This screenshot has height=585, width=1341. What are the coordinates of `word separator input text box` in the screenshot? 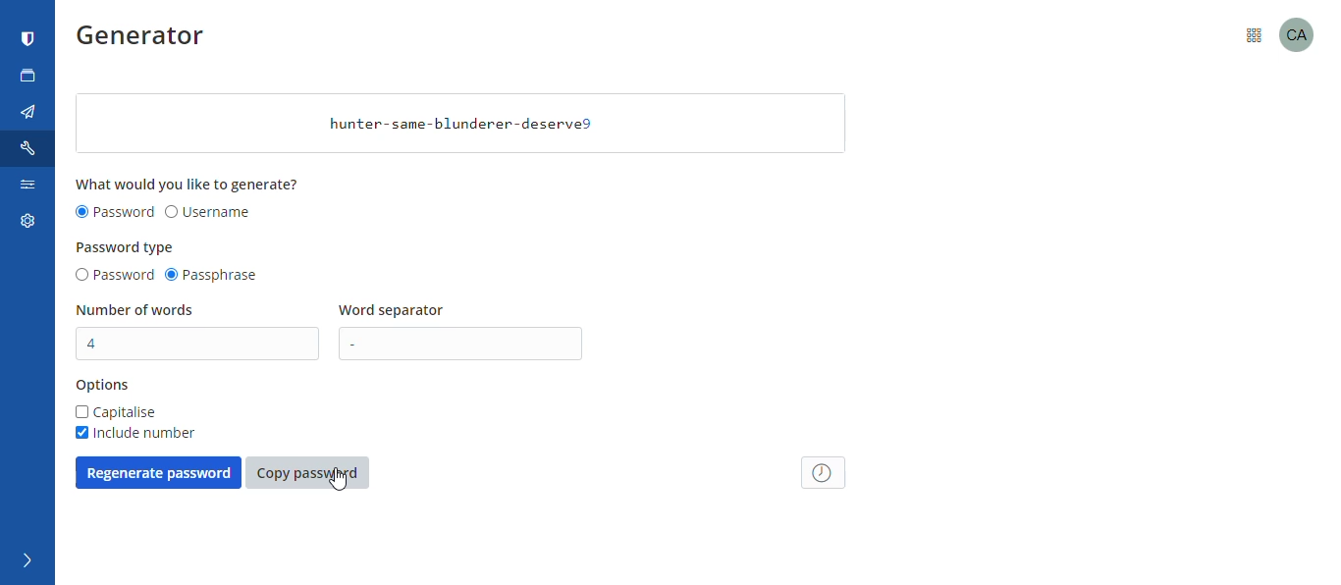 It's located at (466, 344).